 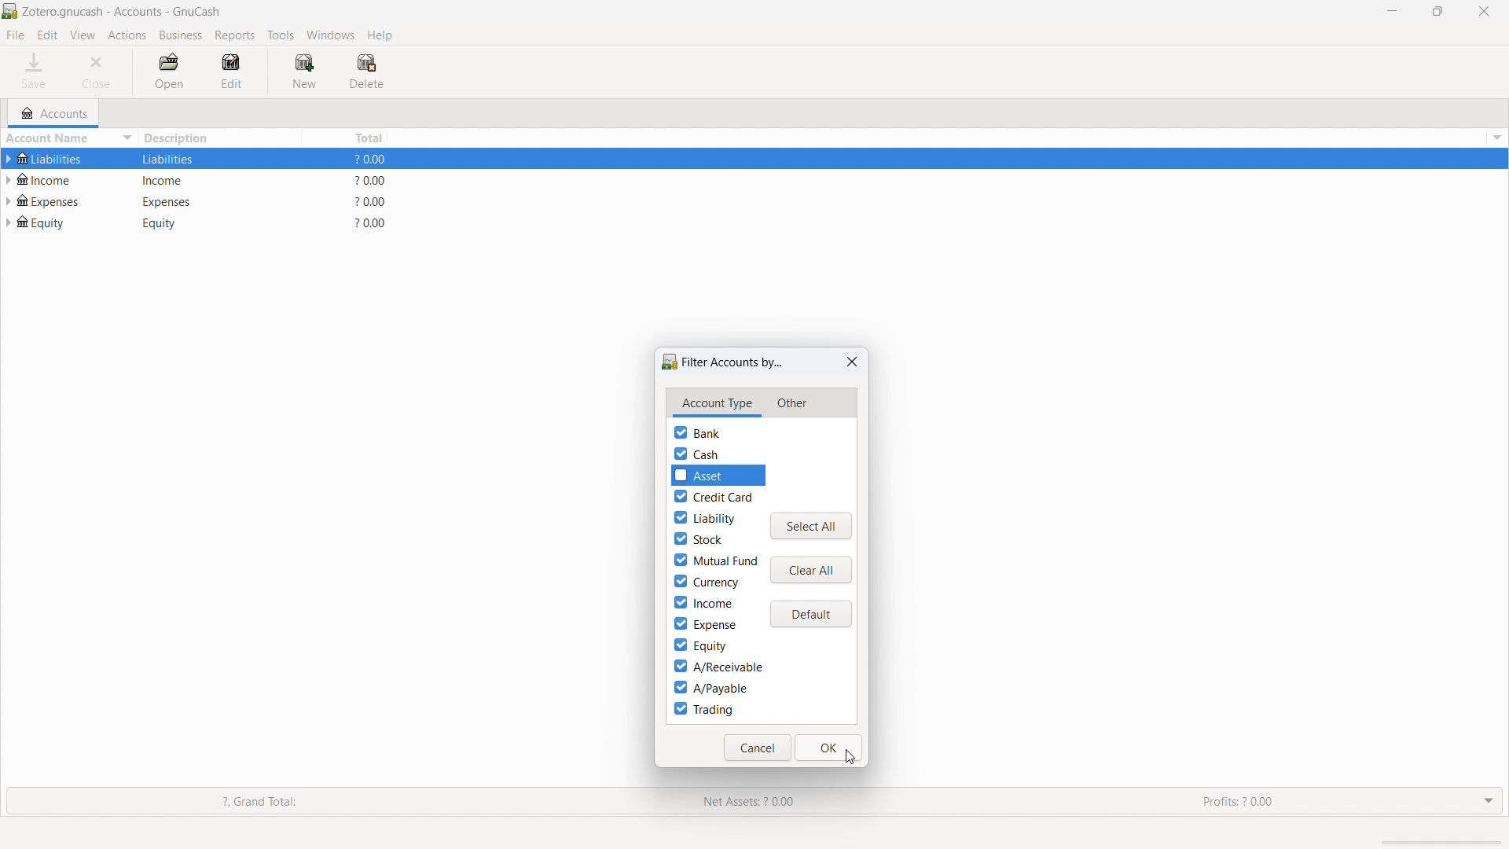 I want to click on Liabilities, so click(x=177, y=159).